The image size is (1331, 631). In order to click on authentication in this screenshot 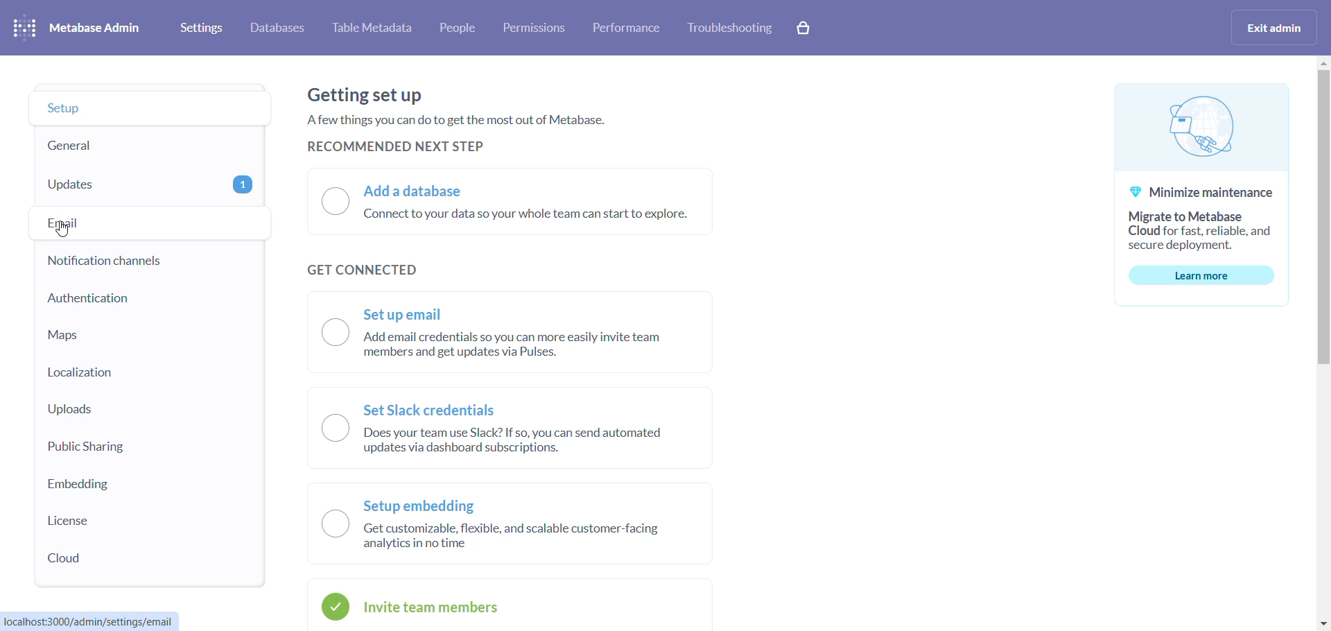, I will do `click(130, 300)`.